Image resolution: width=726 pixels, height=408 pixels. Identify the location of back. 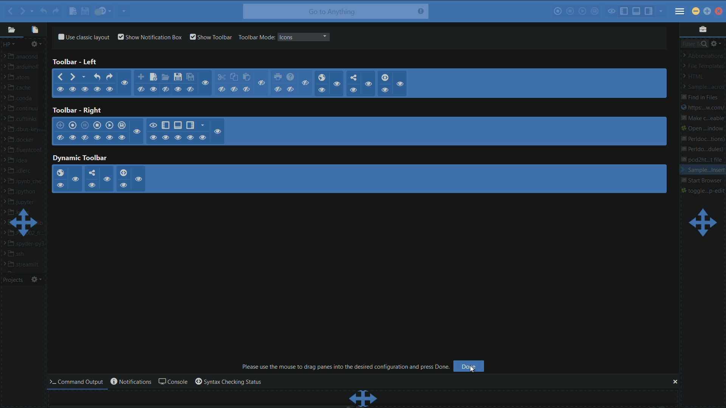
(59, 77).